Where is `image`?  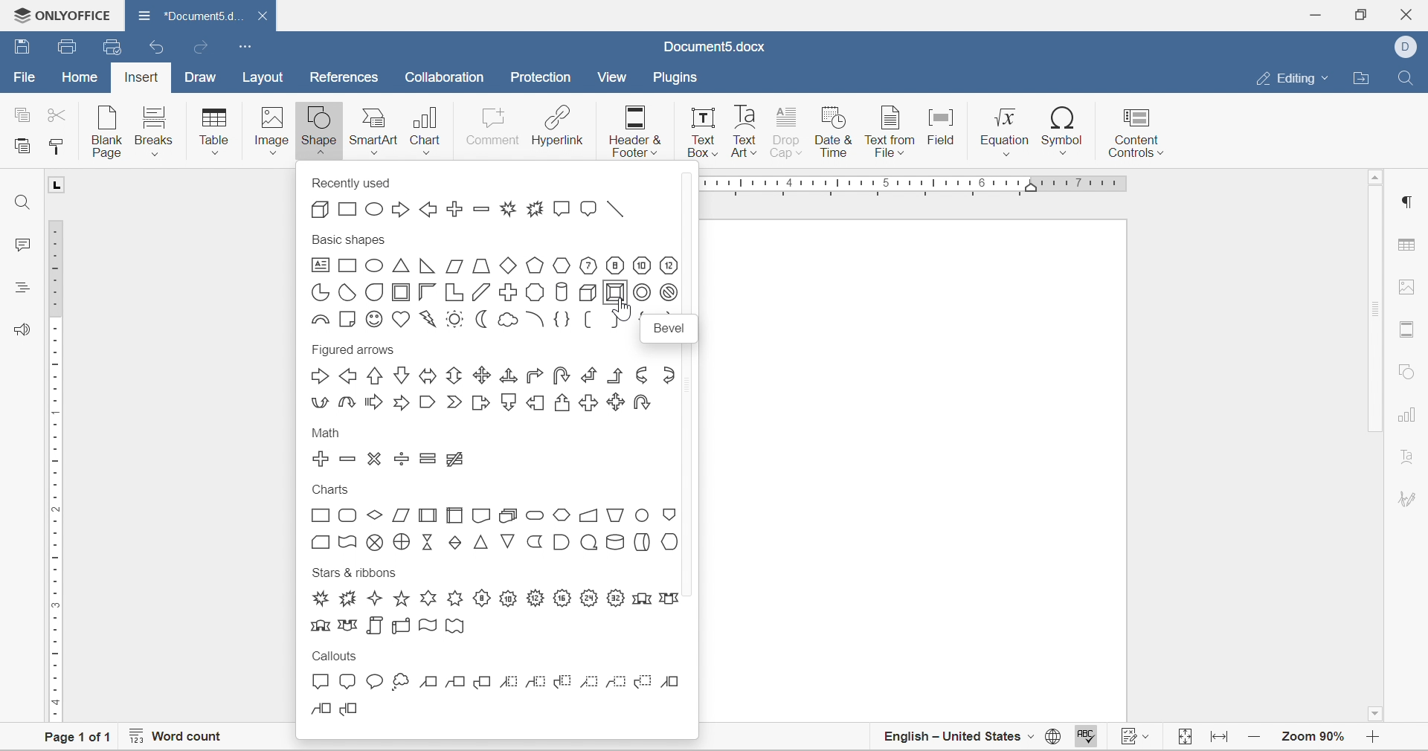
image is located at coordinates (271, 129).